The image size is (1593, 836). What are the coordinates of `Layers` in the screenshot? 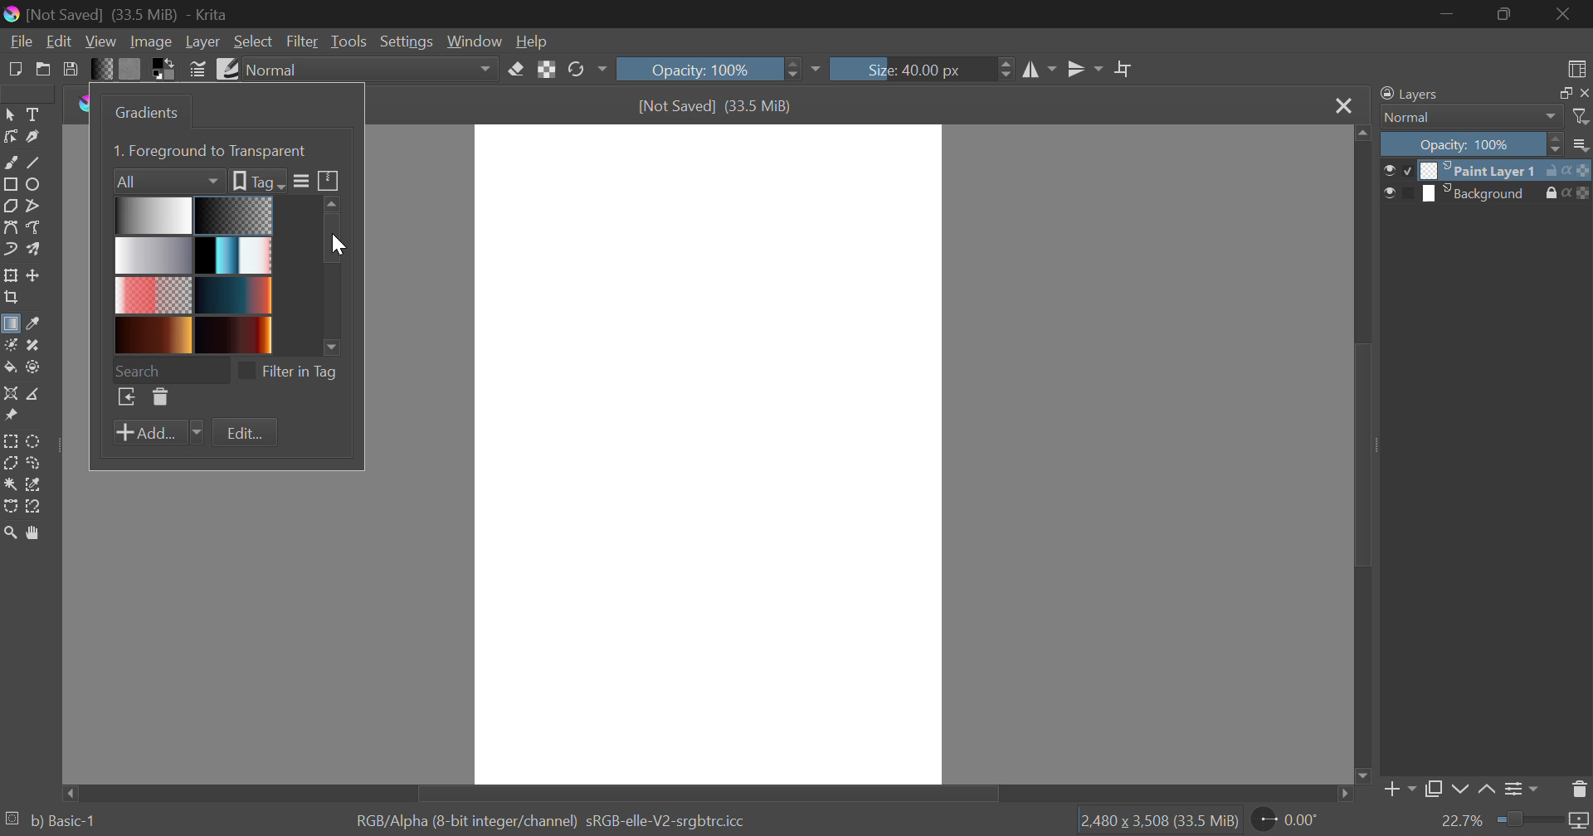 It's located at (1410, 95).